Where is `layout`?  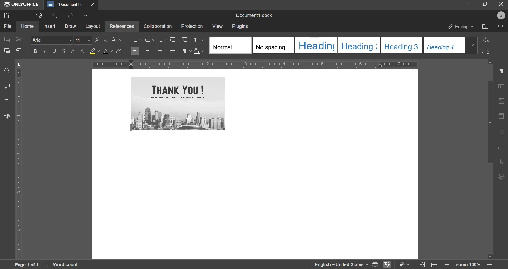
layout is located at coordinates (93, 27).